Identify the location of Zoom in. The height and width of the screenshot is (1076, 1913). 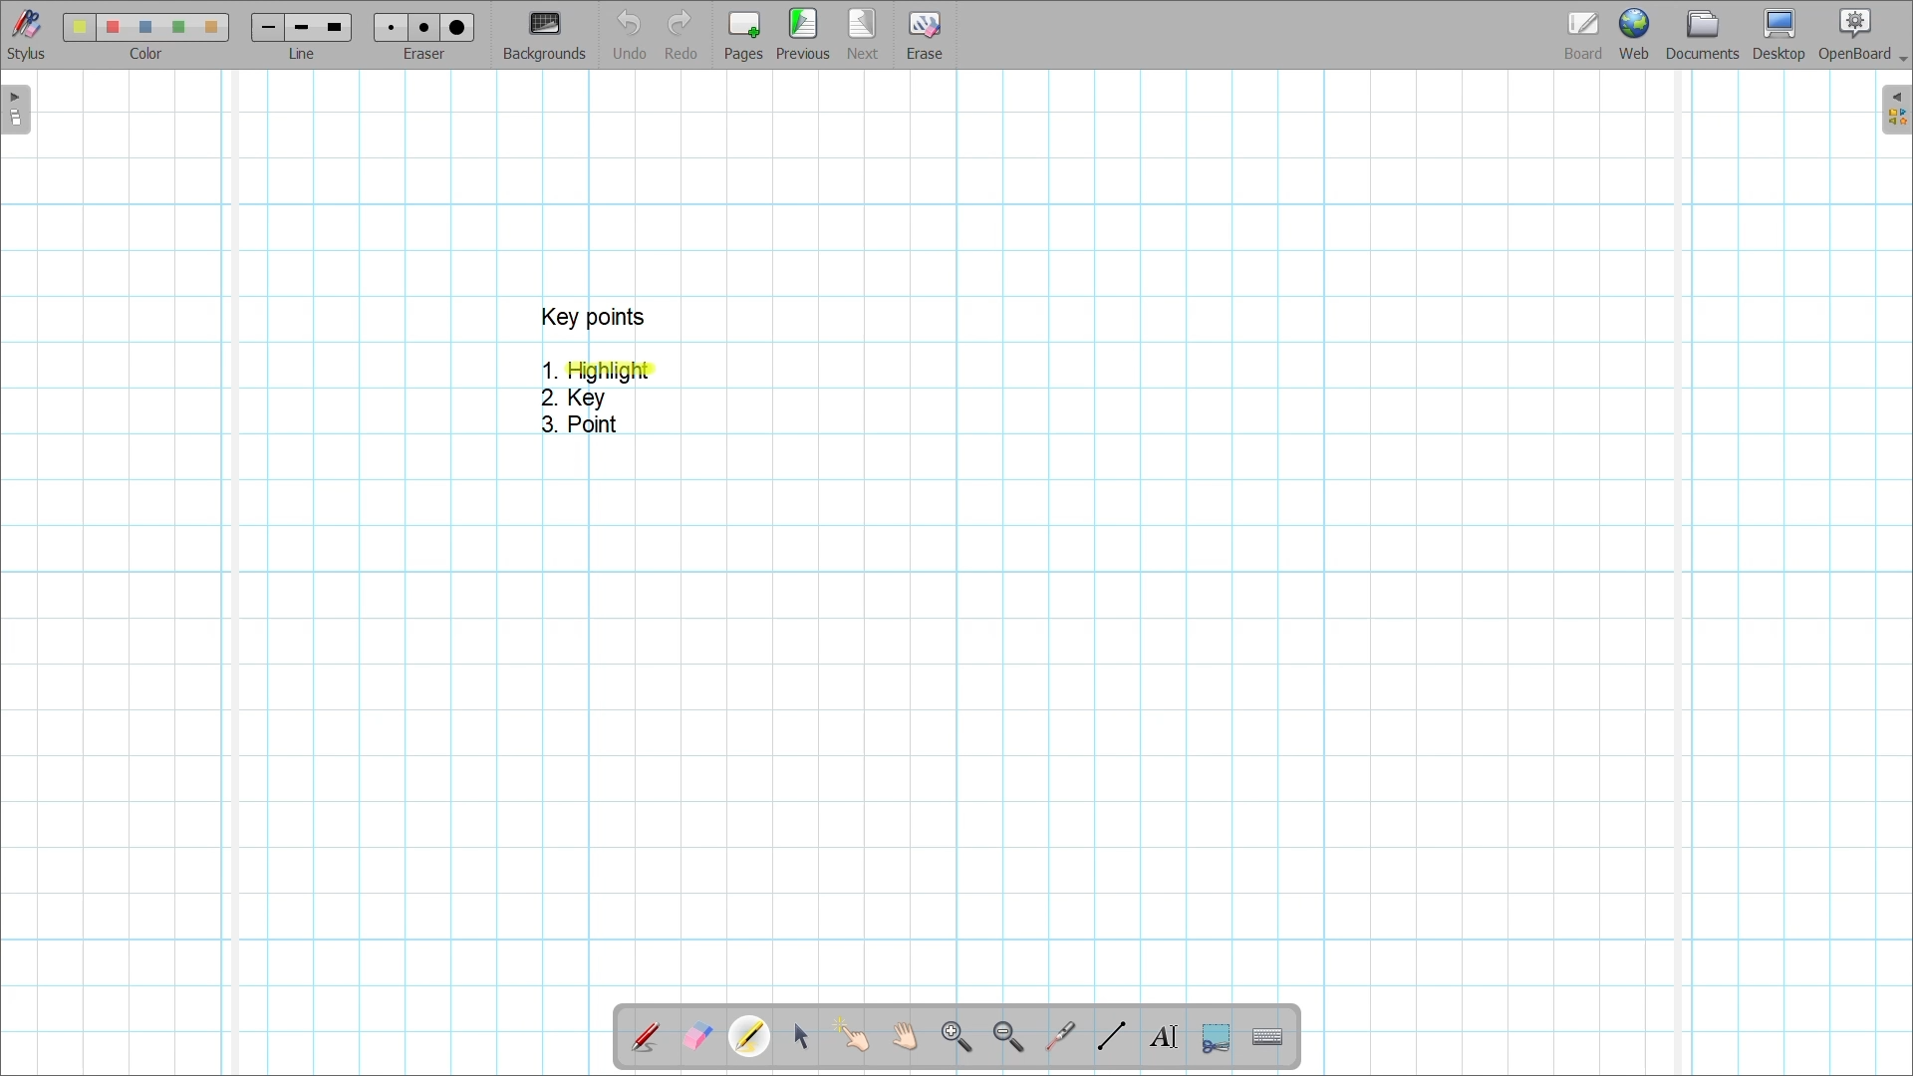
(957, 1038).